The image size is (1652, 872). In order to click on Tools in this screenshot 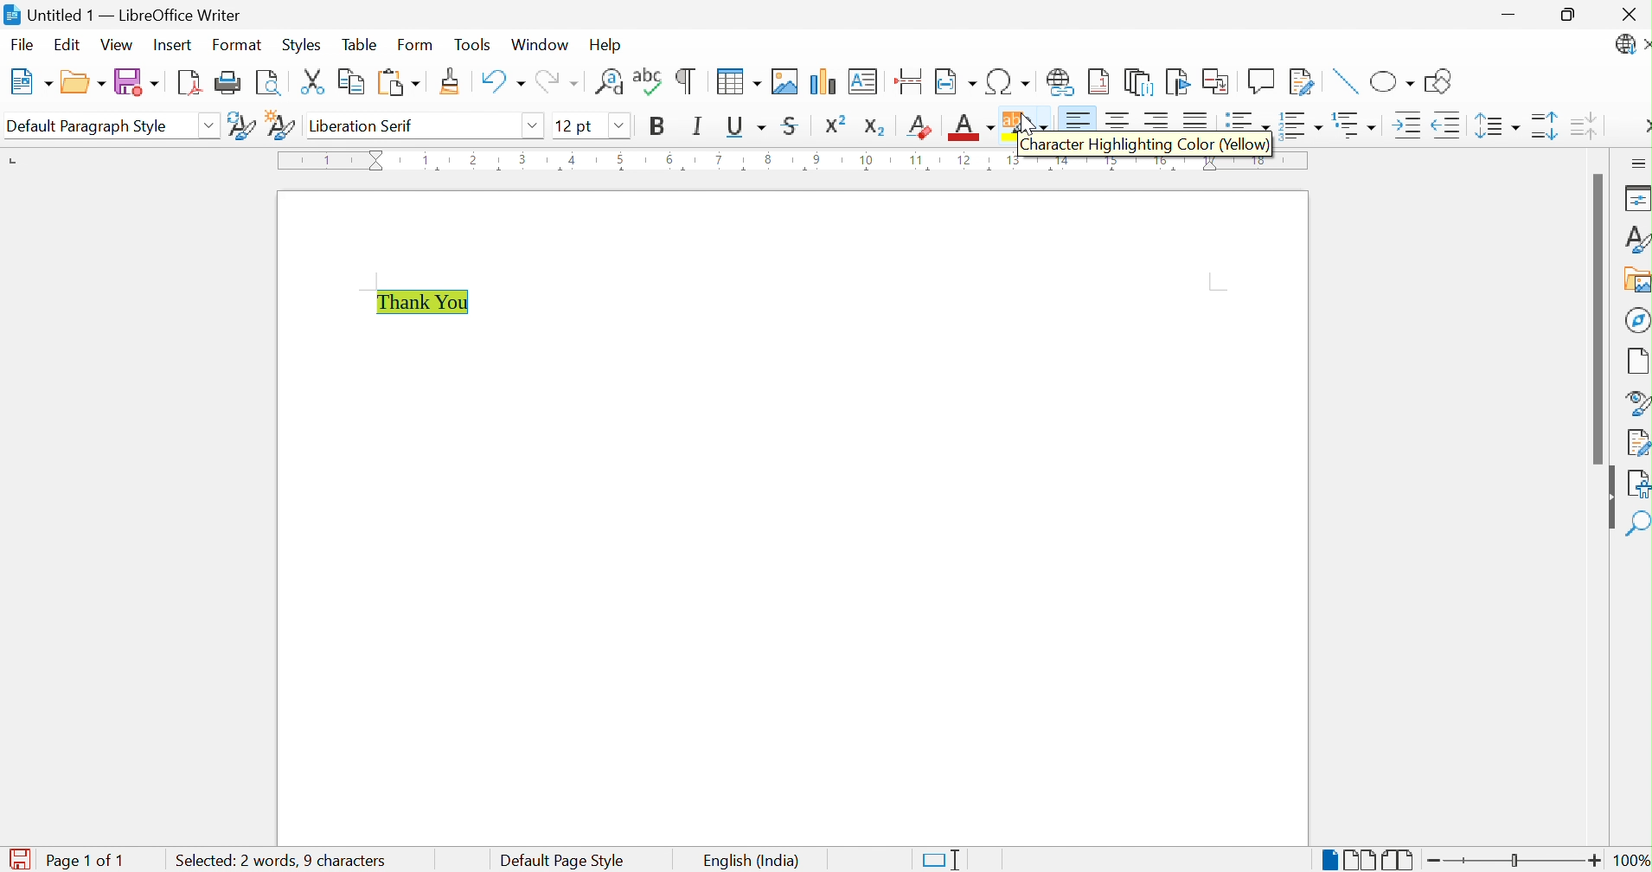, I will do `click(473, 46)`.